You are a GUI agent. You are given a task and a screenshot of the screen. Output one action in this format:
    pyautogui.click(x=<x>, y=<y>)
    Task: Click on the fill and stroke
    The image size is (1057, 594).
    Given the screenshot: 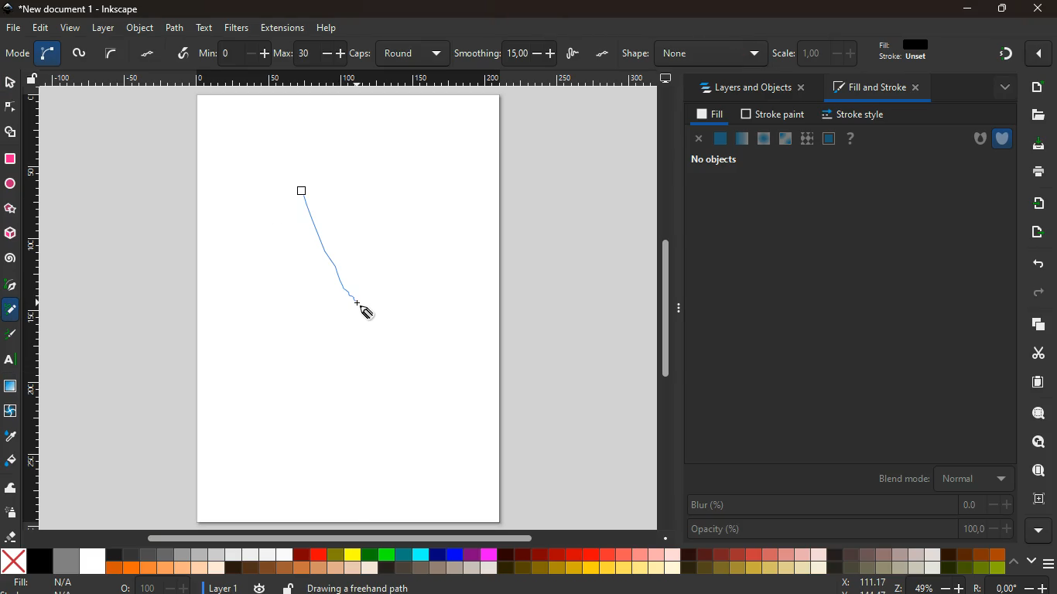 What is the action you would take?
    pyautogui.click(x=878, y=87)
    